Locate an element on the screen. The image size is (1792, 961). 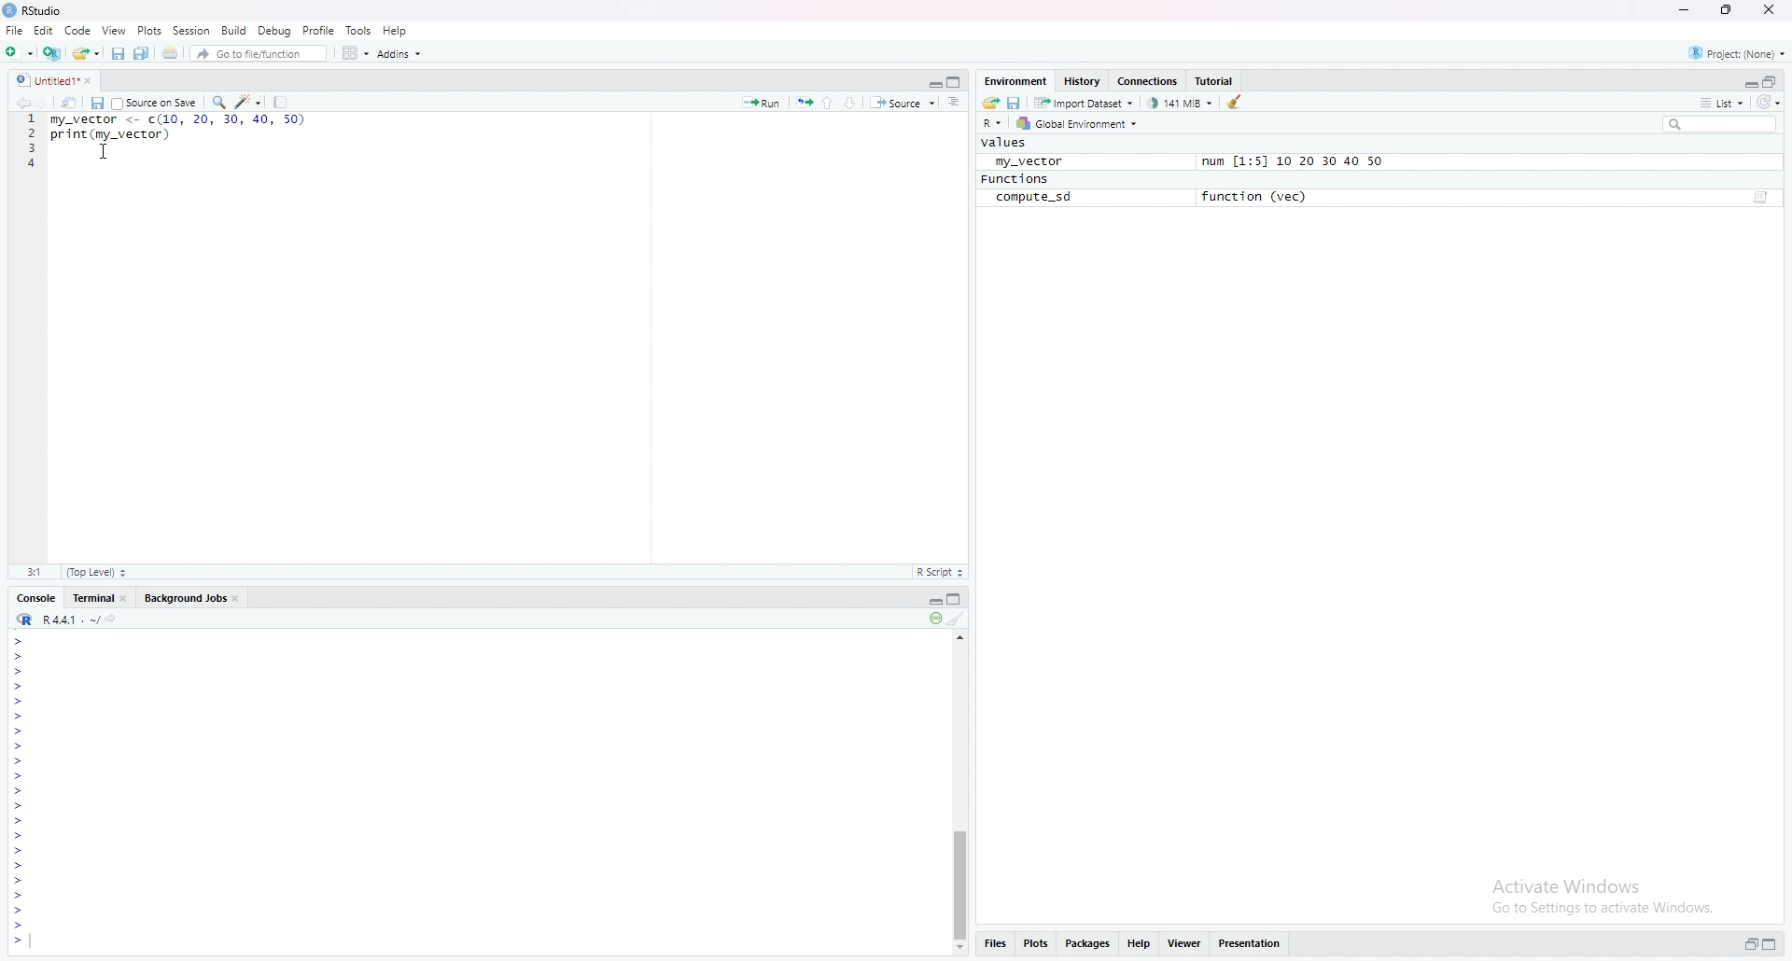
Debug is located at coordinates (274, 30).